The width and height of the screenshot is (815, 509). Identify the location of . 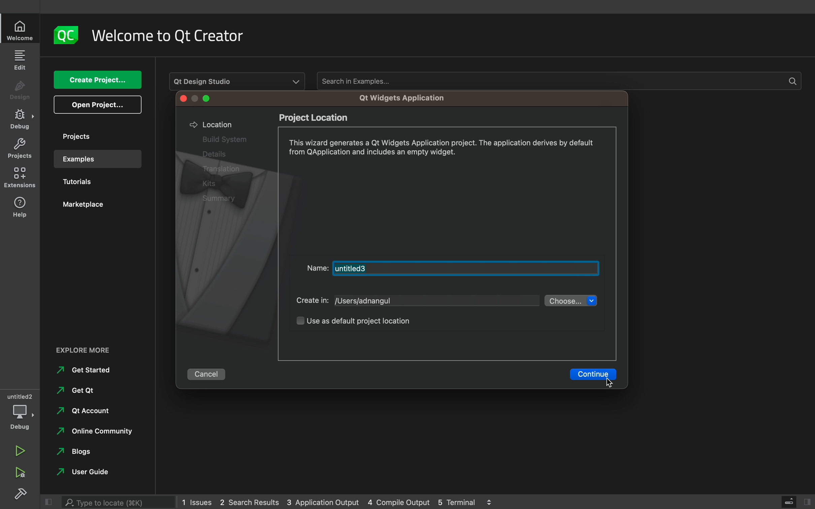
(222, 170).